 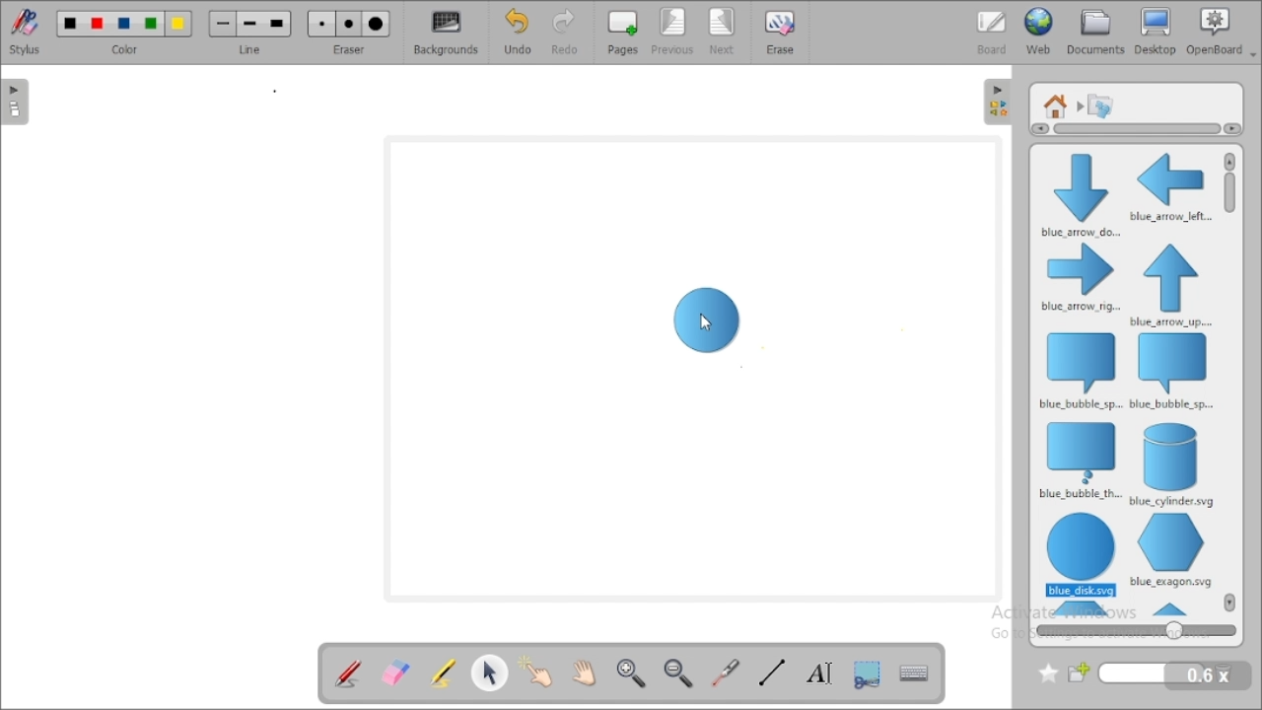 I want to click on horizontal scroll bar, so click(x=1132, y=129).